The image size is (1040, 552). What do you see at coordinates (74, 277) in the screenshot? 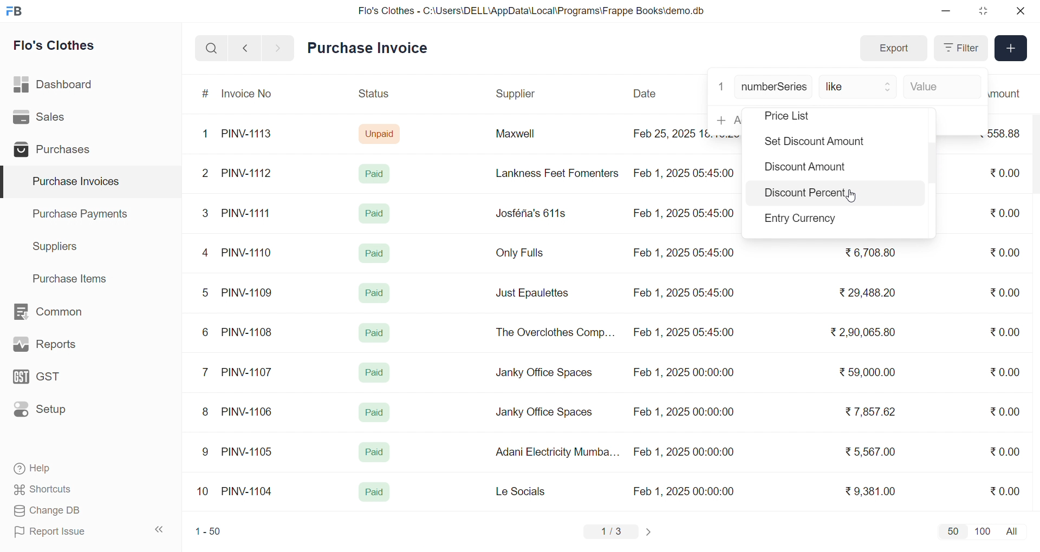
I see `Purchase Items` at bounding box center [74, 277].